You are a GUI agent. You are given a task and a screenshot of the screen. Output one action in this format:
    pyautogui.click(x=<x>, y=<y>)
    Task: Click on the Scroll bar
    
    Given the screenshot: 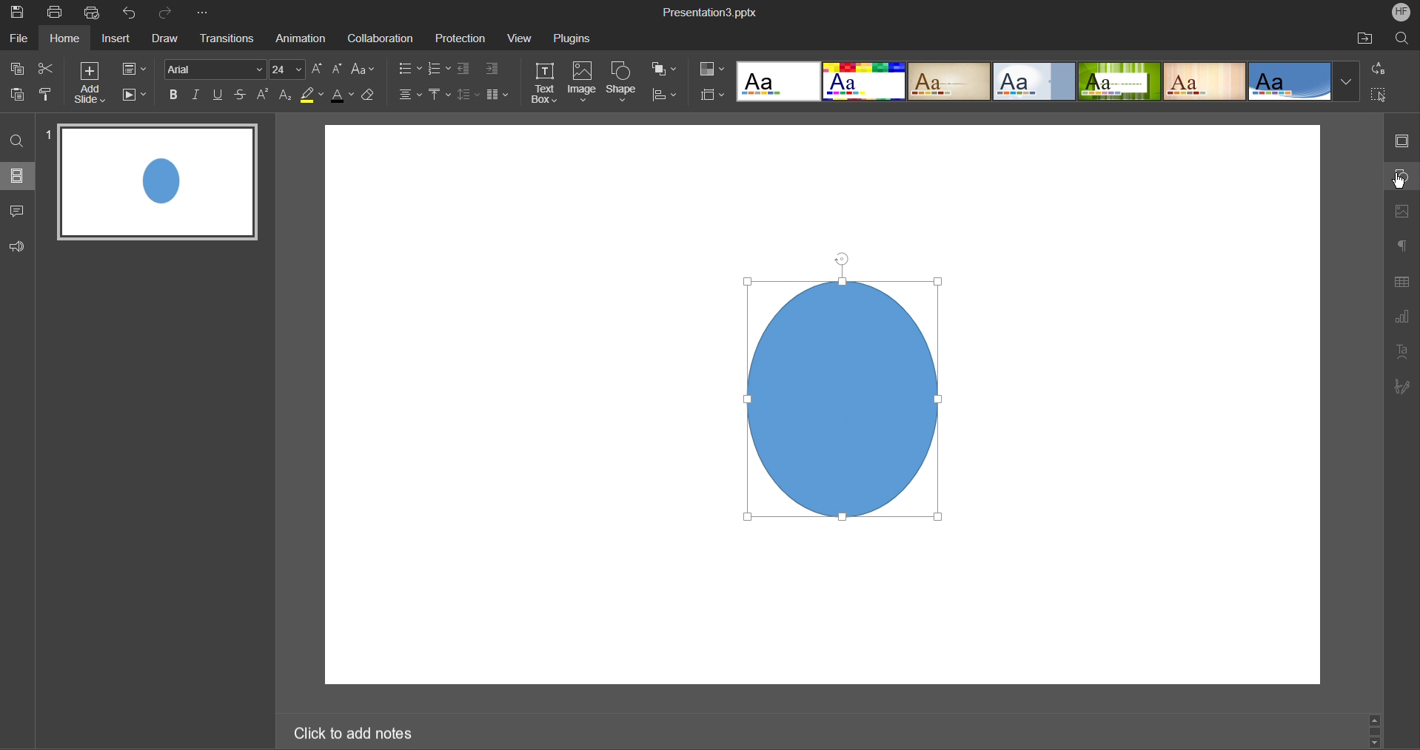 What is the action you would take?
    pyautogui.click(x=1376, y=728)
    